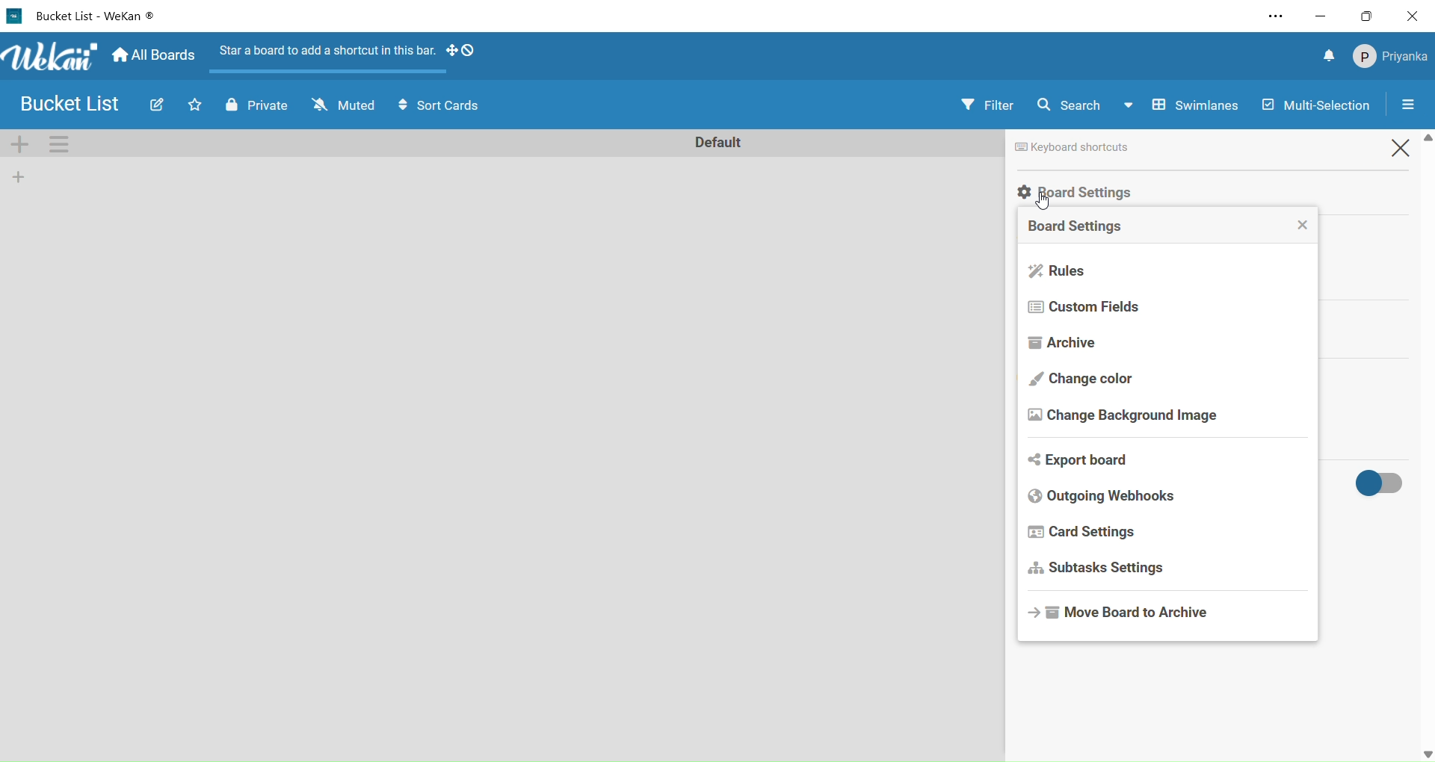 The height and width of the screenshot is (762, 1435). Describe the element at coordinates (1168, 614) in the screenshot. I see `move board to archive` at that location.